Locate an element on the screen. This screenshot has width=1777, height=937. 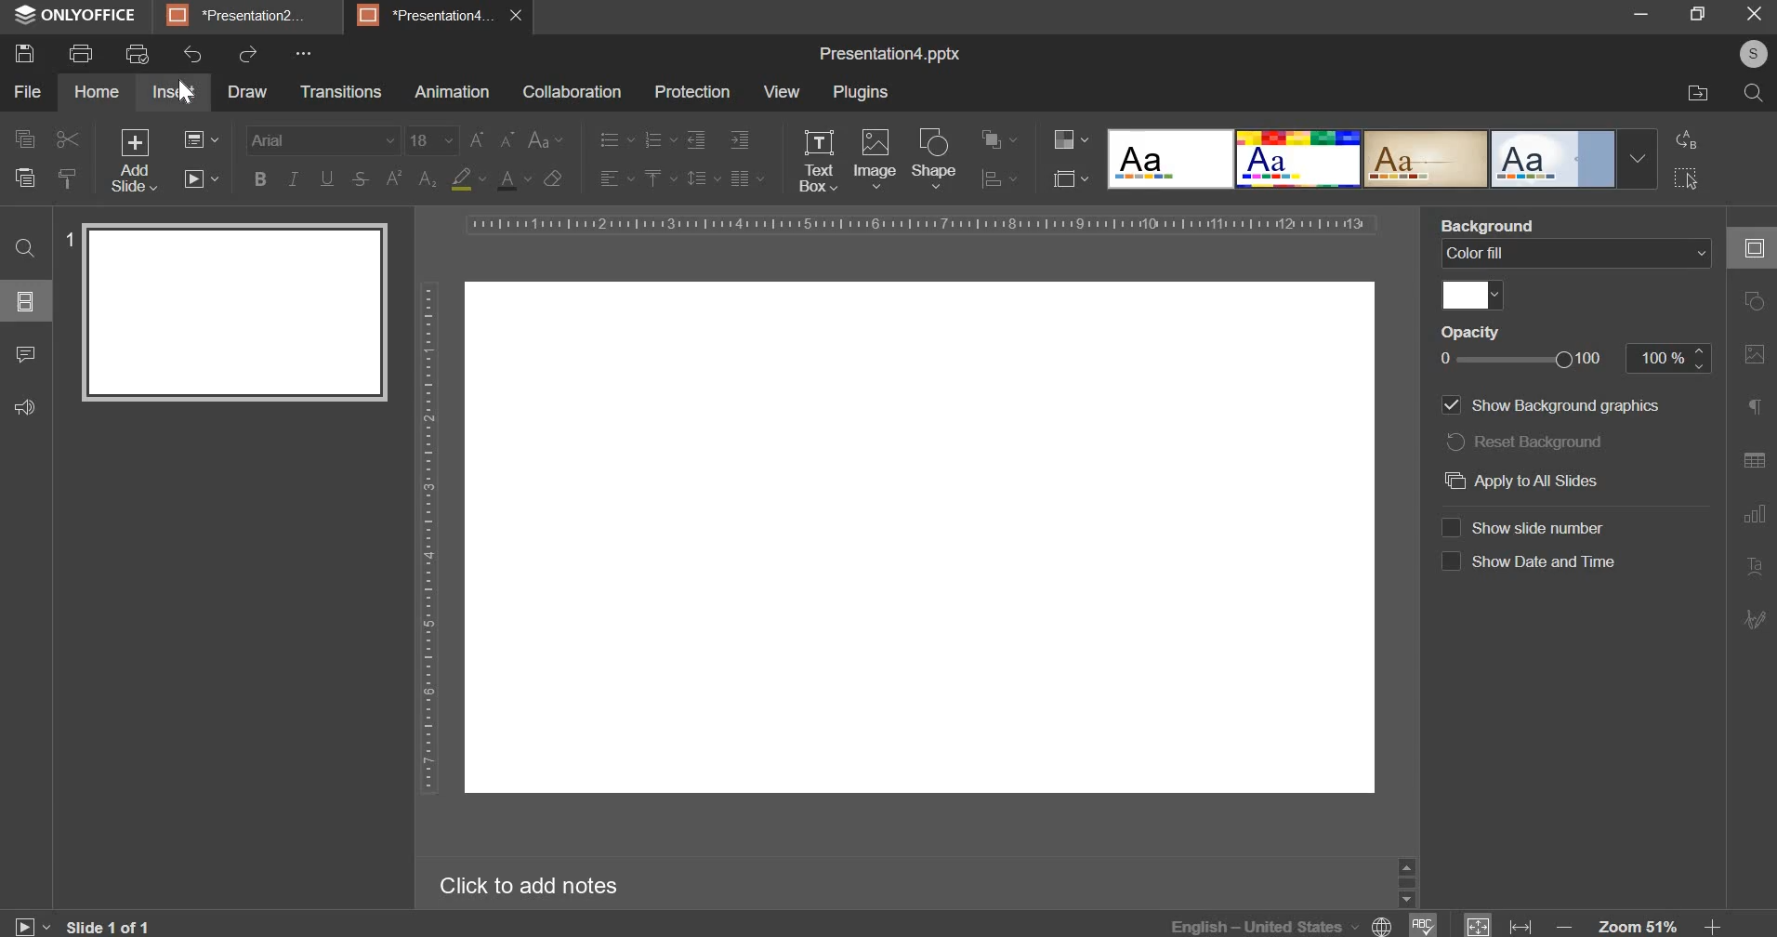
background is located at coordinates (1481, 224).